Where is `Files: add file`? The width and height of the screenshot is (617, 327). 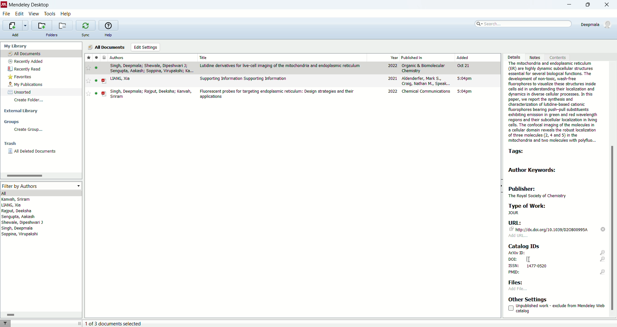 Files: add file is located at coordinates (519, 285).